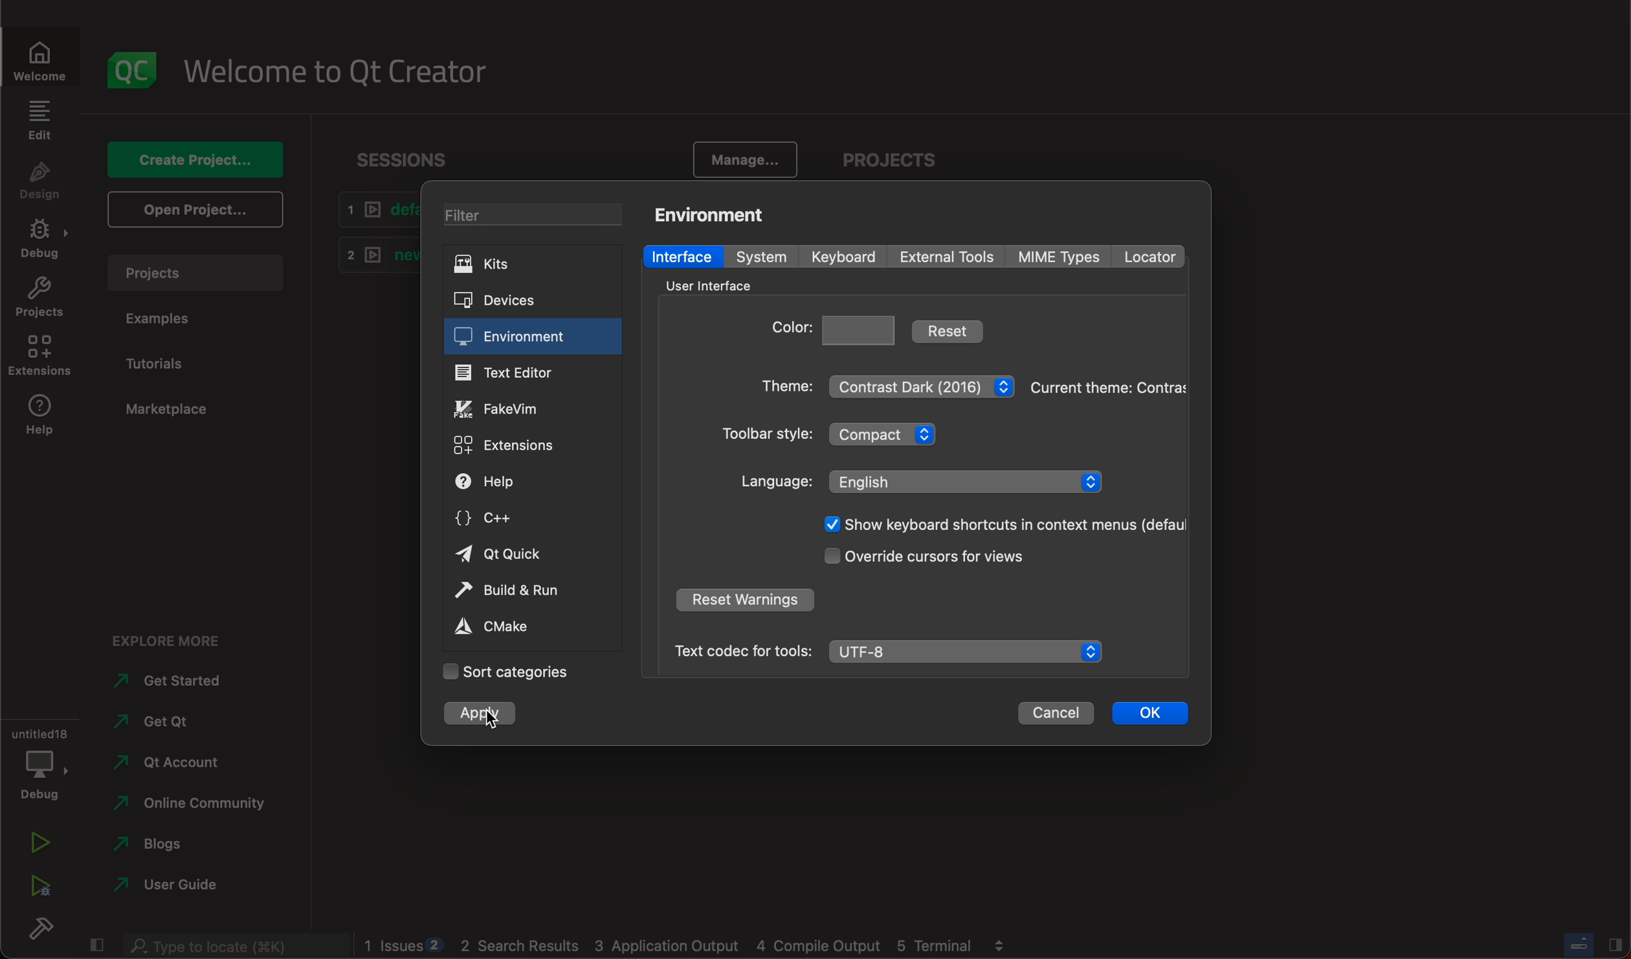 This screenshot has width=1631, height=959. What do you see at coordinates (200, 162) in the screenshot?
I see `create` at bounding box center [200, 162].